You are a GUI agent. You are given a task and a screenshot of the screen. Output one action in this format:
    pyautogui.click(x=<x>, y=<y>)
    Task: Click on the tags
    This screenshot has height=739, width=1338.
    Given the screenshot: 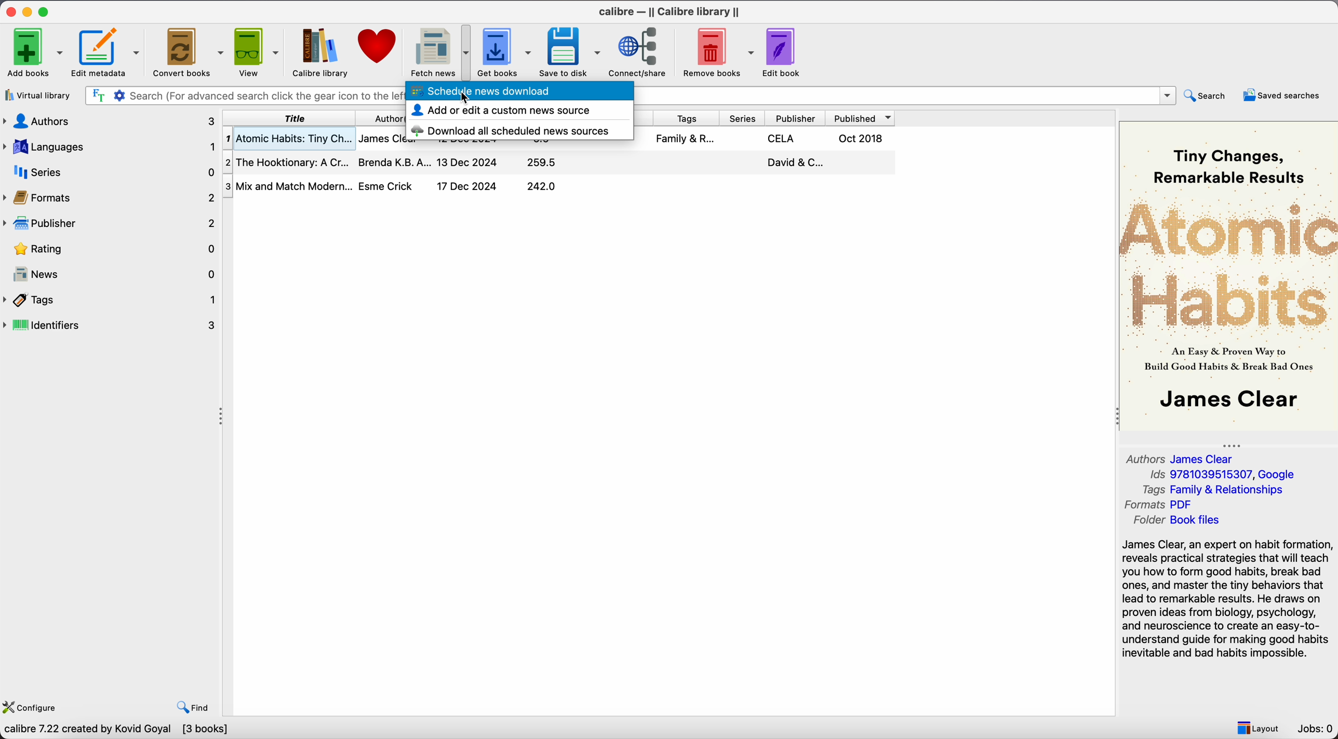 What is the action you would take?
    pyautogui.click(x=689, y=118)
    